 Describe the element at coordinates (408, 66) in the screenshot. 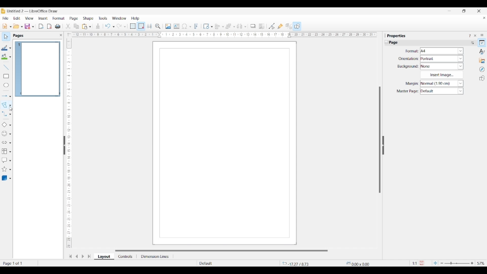

I see `Indicates background settings` at that location.